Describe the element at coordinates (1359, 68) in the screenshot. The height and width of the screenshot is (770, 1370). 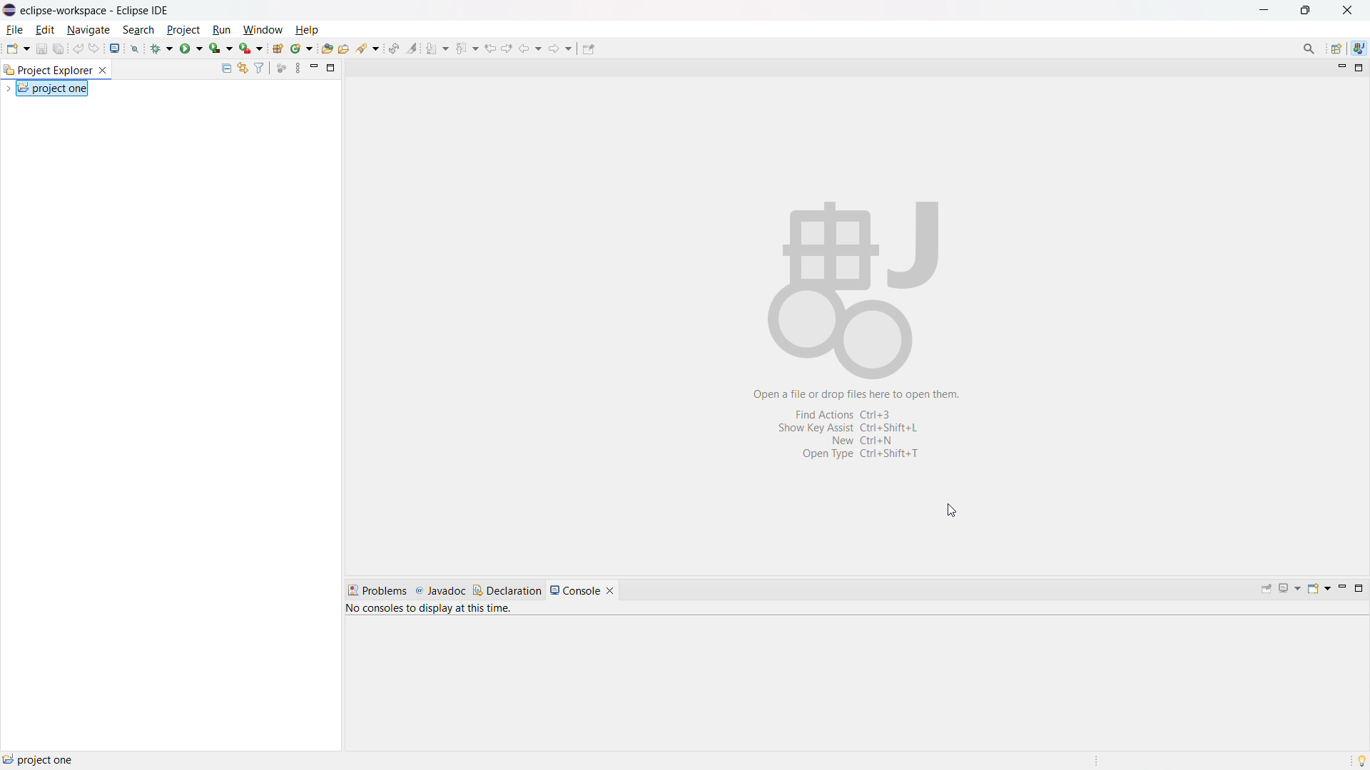
I see `maximize` at that location.